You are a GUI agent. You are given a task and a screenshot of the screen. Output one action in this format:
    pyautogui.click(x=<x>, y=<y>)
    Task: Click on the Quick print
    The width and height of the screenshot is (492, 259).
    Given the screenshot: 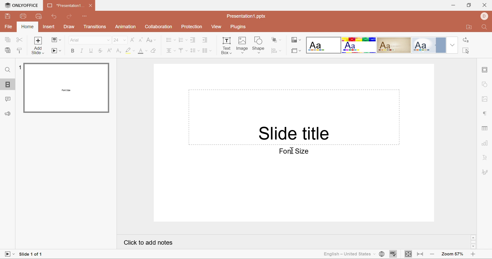 What is the action you would take?
    pyautogui.click(x=39, y=16)
    